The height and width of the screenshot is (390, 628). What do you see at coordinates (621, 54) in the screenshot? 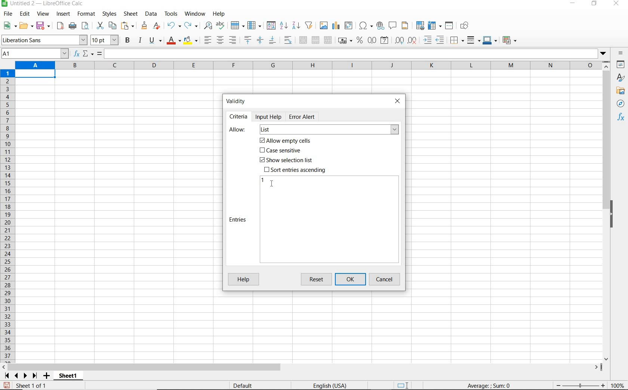
I see `sidebar settings` at bounding box center [621, 54].